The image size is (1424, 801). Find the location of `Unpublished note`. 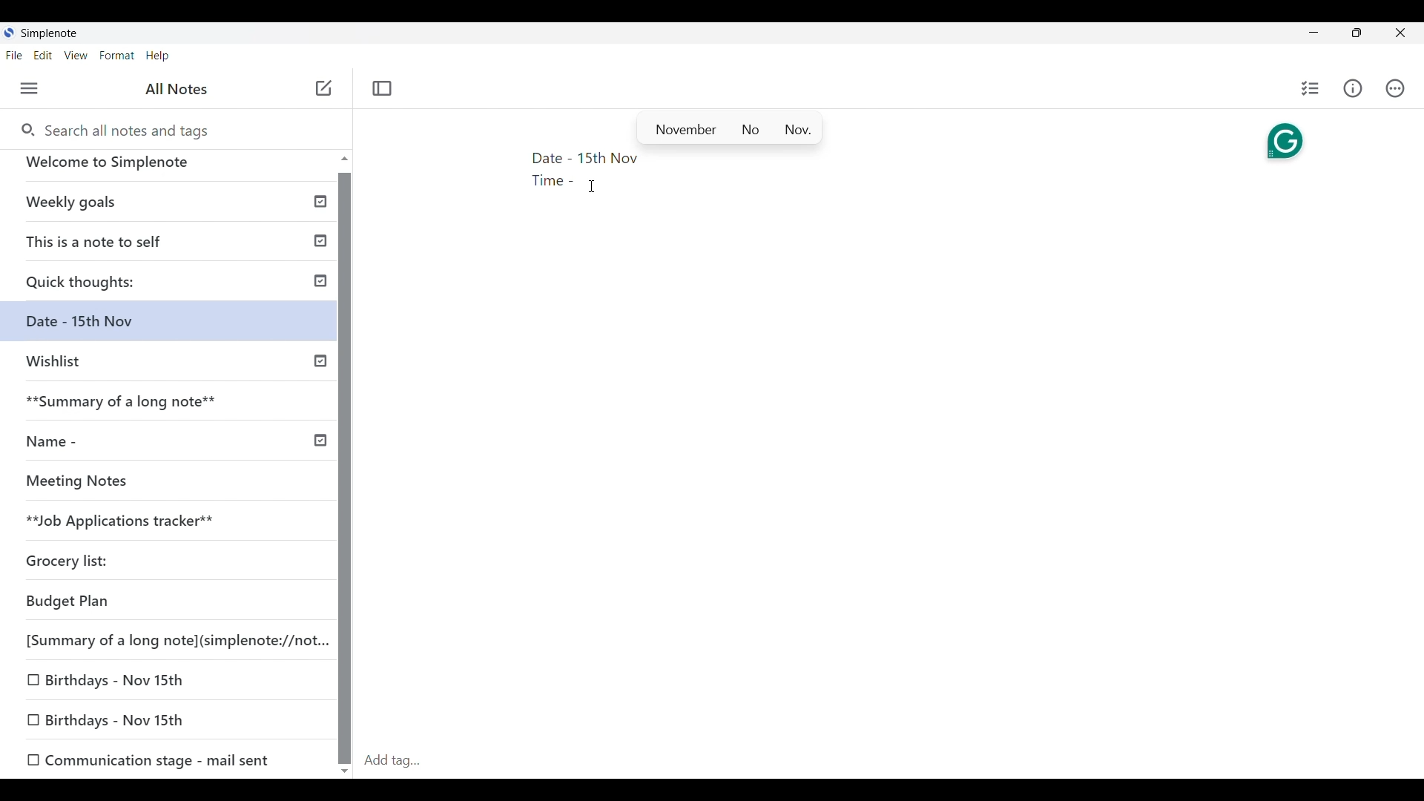

Unpublished note is located at coordinates (113, 721).